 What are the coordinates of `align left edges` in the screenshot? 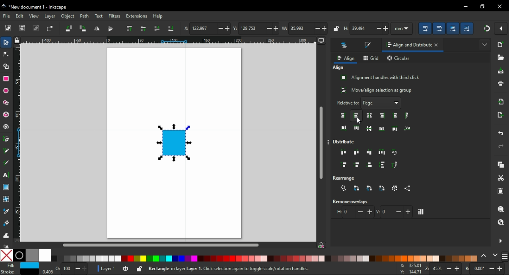 It's located at (357, 115).